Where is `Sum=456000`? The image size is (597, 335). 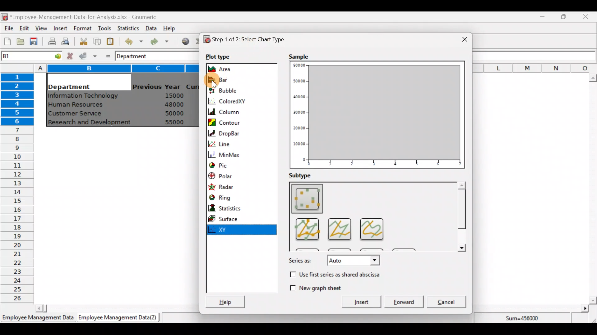 Sum=456000 is located at coordinates (525, 319).